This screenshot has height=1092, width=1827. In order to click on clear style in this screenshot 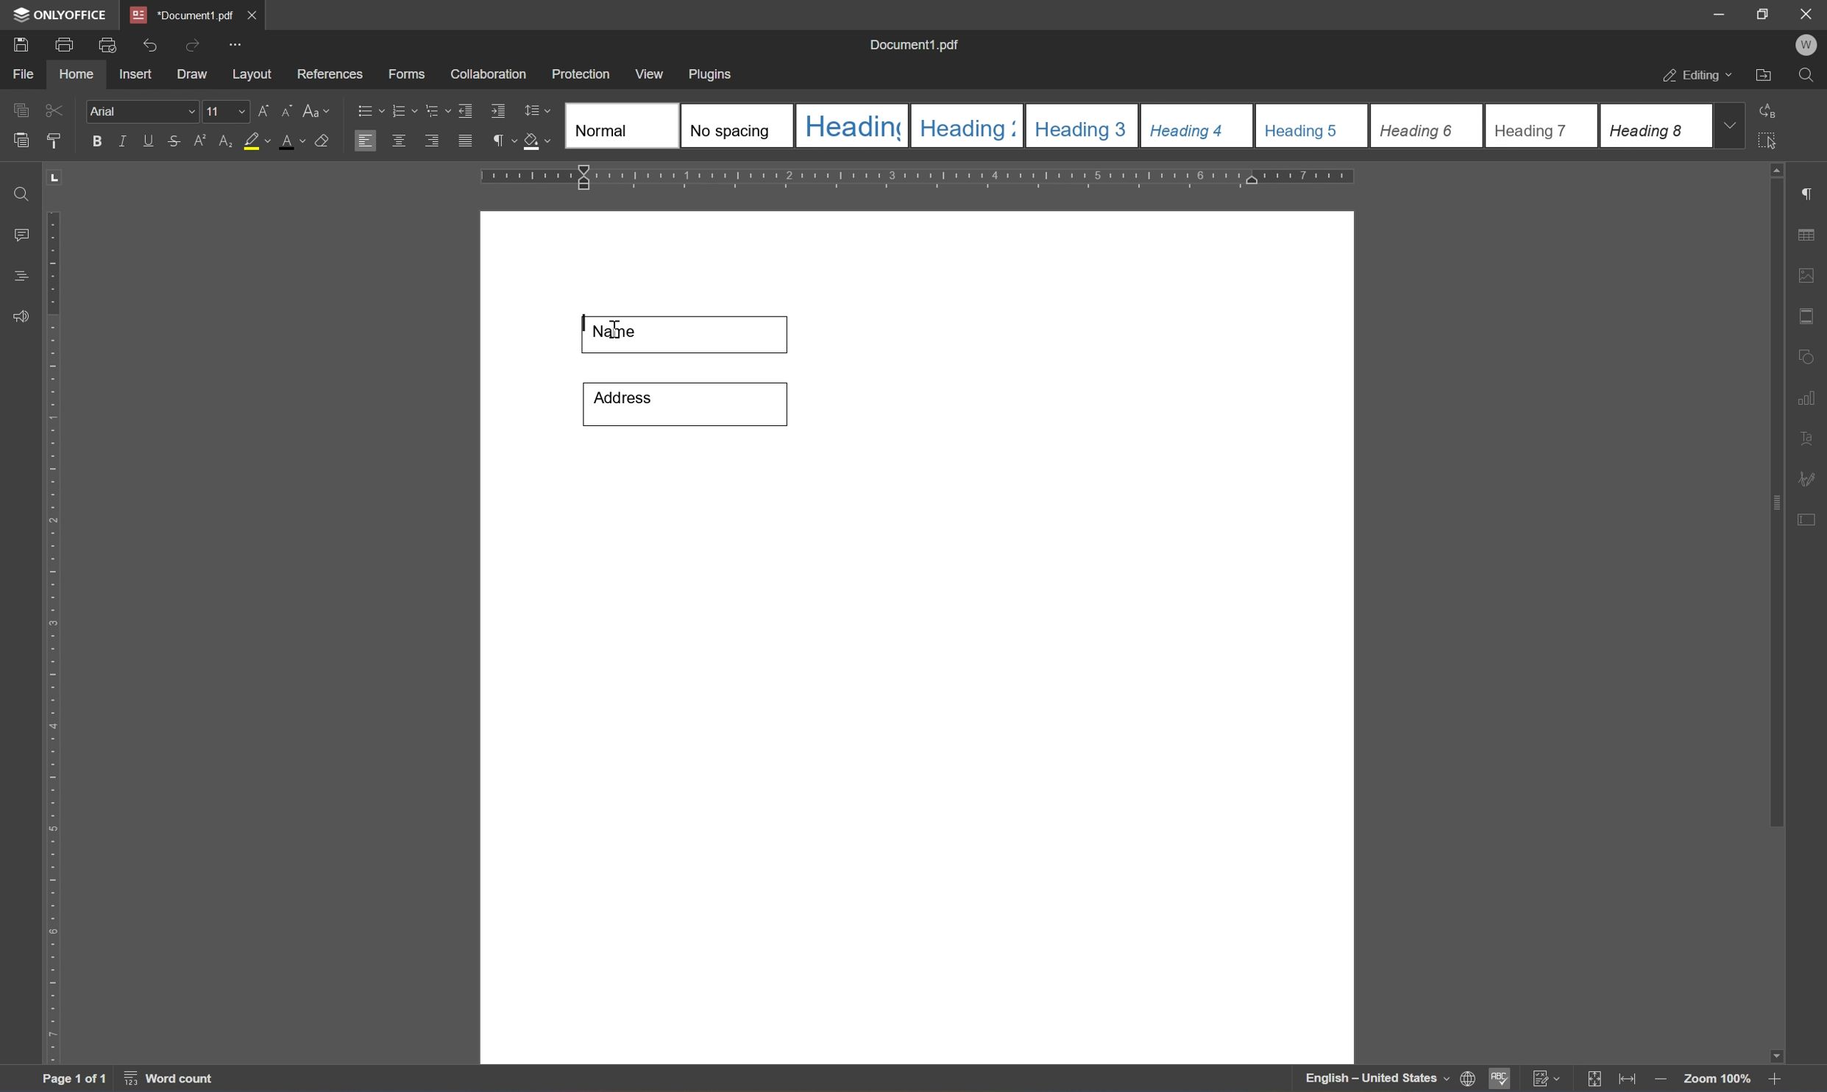, I will do `click(322, 142)`.